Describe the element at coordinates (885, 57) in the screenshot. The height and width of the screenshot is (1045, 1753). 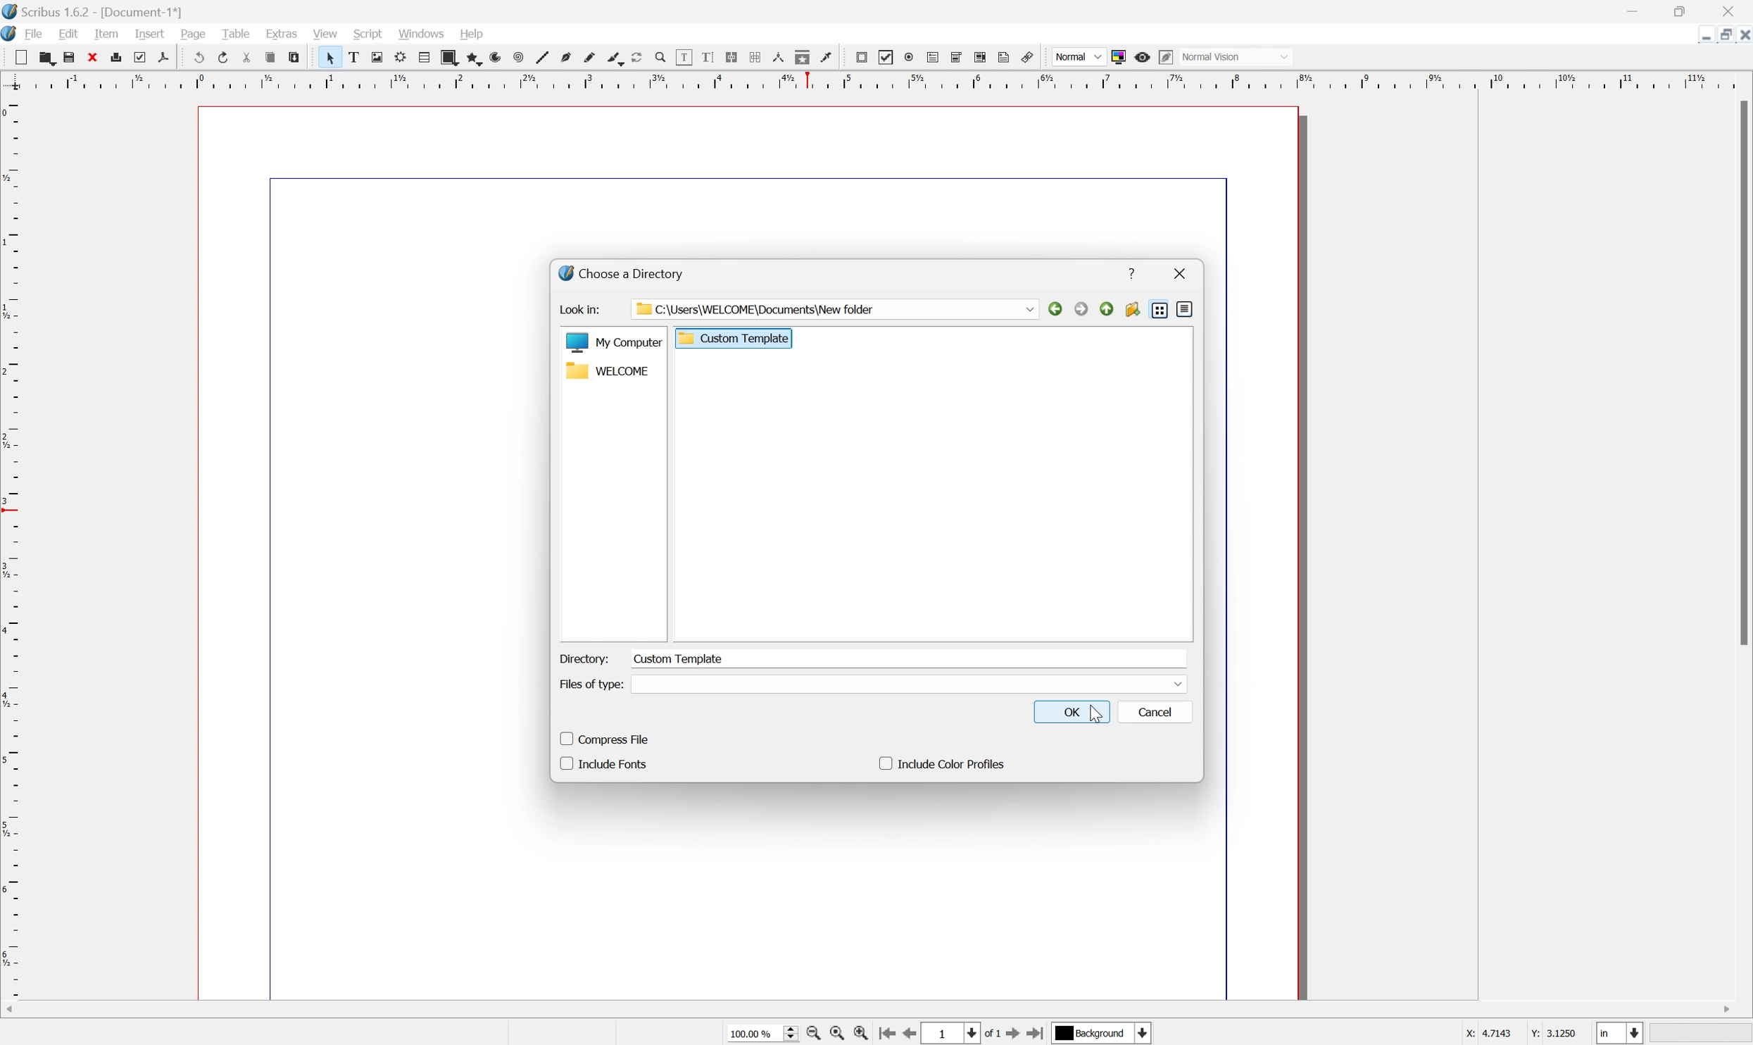
I see `PDF checkbox` at that location.